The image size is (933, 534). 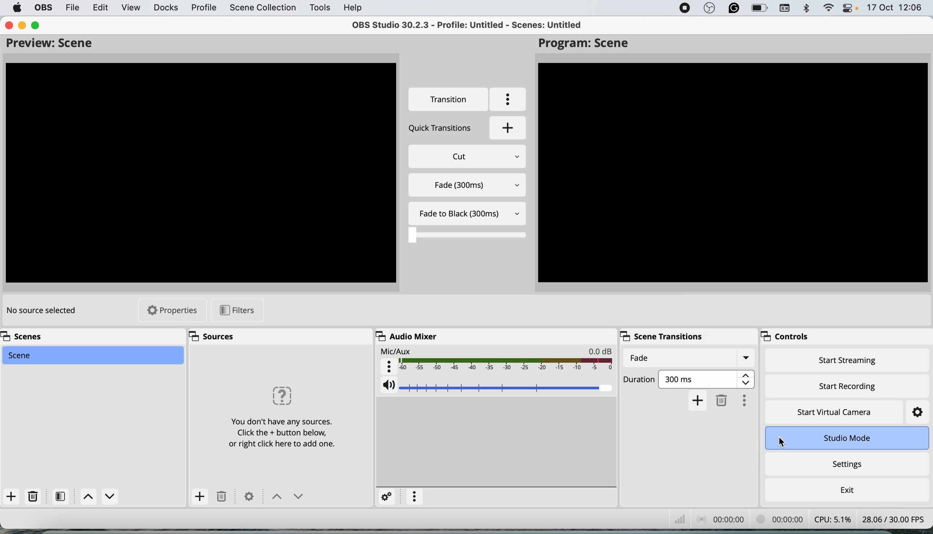 What do you see at coordinates (835, 414) in the screenshot?
I see `start virtual camera` at bounding box center [835, 414].